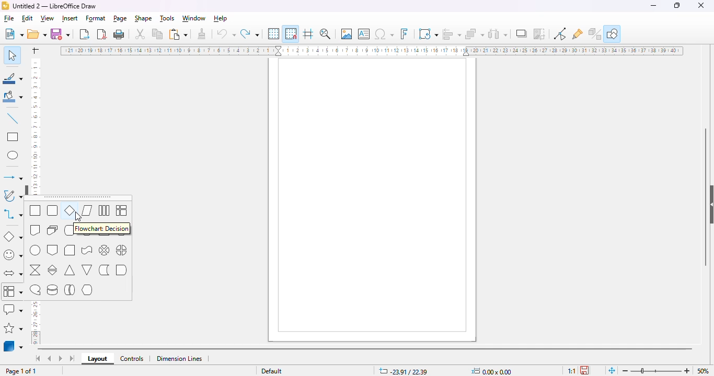 This screenshot has width=714, height=376. I want to click on insert special characters, so click(384, 34).